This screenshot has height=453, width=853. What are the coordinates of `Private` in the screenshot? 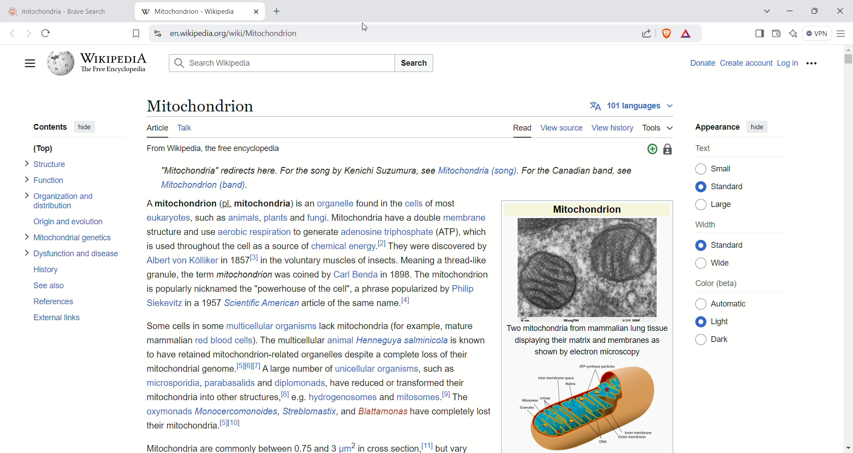 It's located at (669, 150).